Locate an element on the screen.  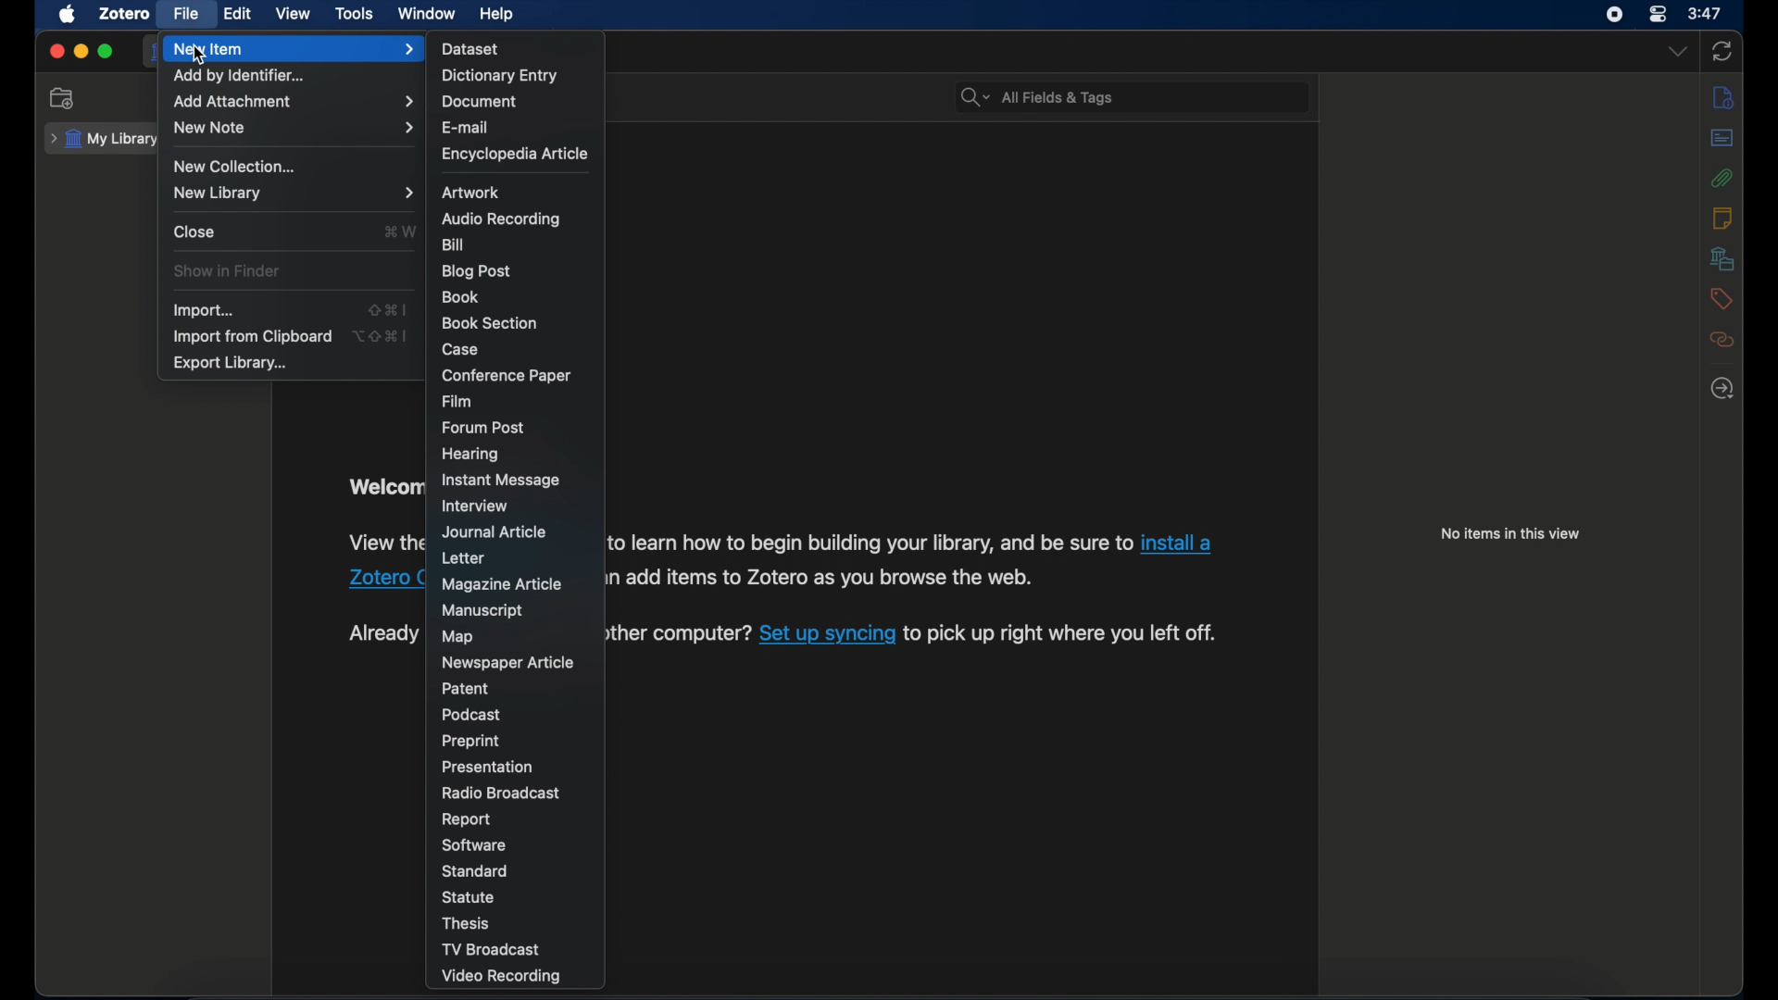
screen recorder is located at coordinates (1615, 15).